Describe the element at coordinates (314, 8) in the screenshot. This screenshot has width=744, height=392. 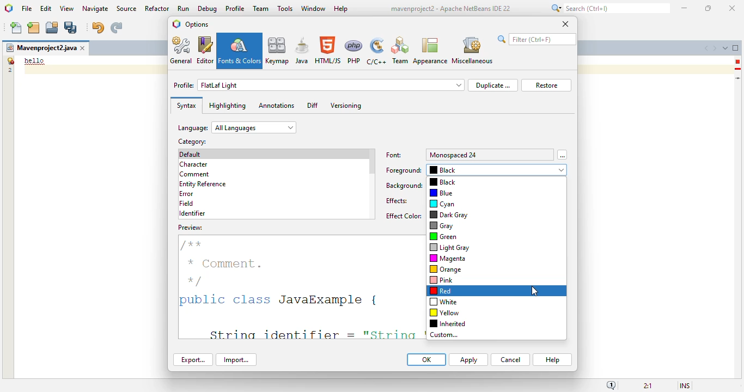
I see `window` at that location.